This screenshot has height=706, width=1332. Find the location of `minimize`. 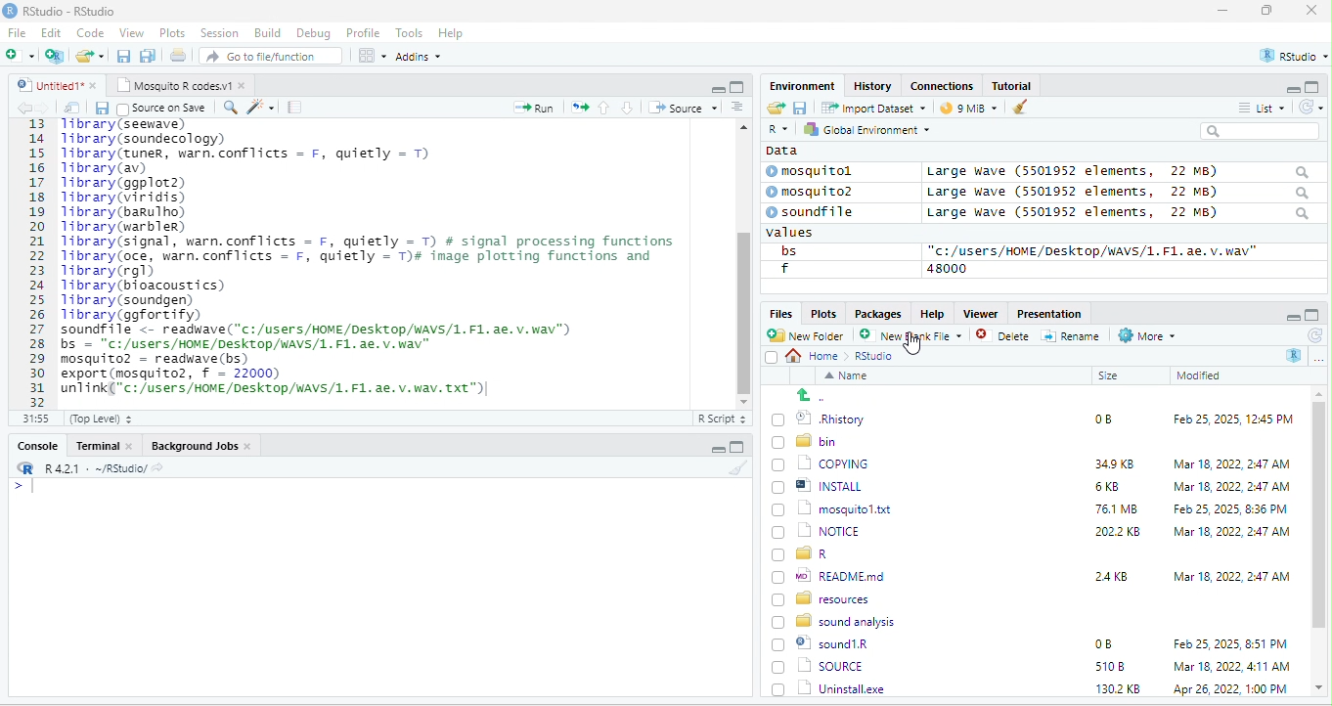

minimize is located at coordinates (1291, 316).